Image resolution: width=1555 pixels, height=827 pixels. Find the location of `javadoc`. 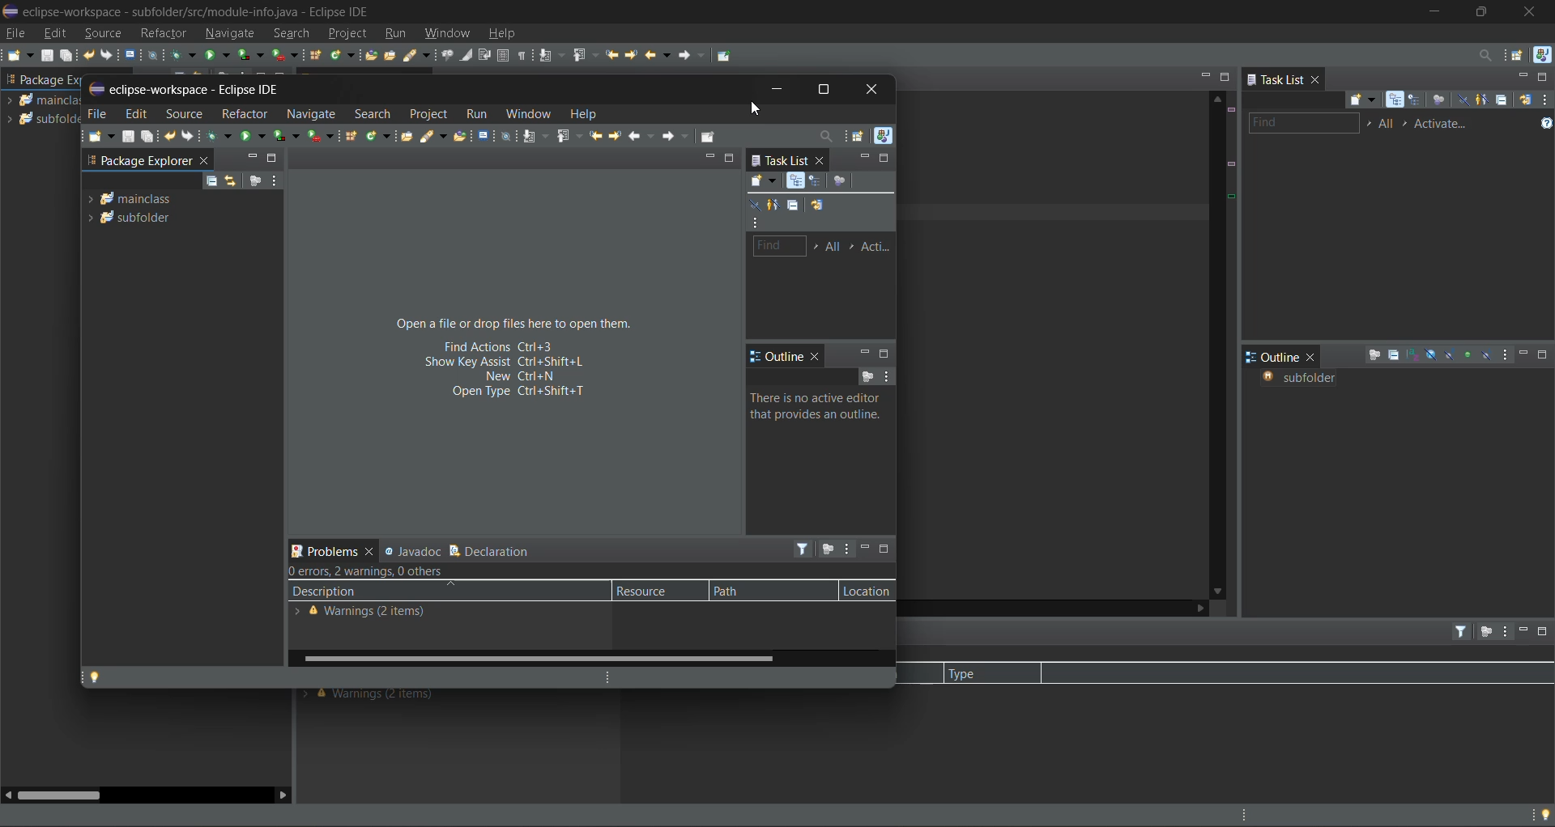

javadoc is located at coordinates (412, 553).